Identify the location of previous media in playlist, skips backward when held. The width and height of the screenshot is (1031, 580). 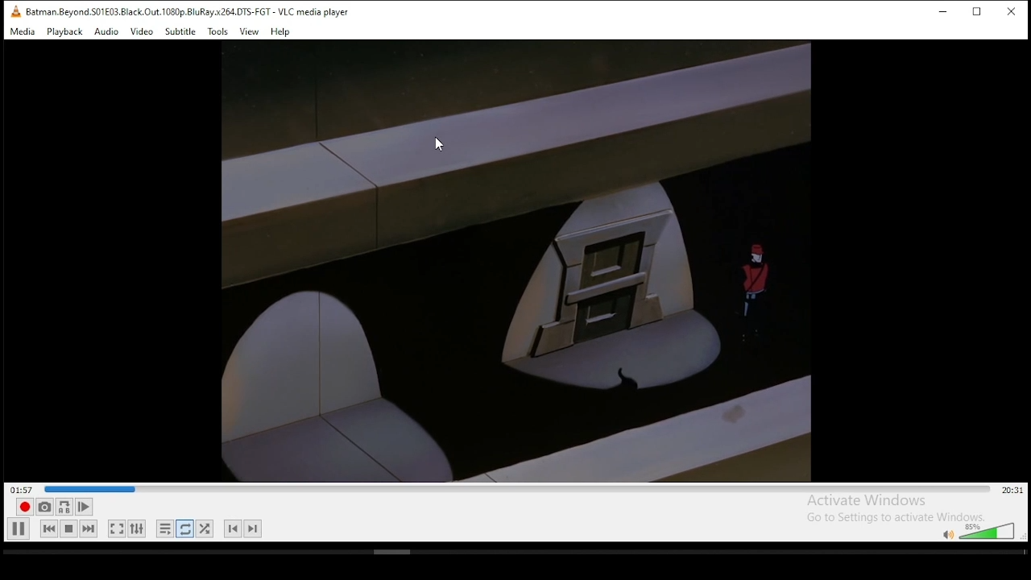
(49, 529).